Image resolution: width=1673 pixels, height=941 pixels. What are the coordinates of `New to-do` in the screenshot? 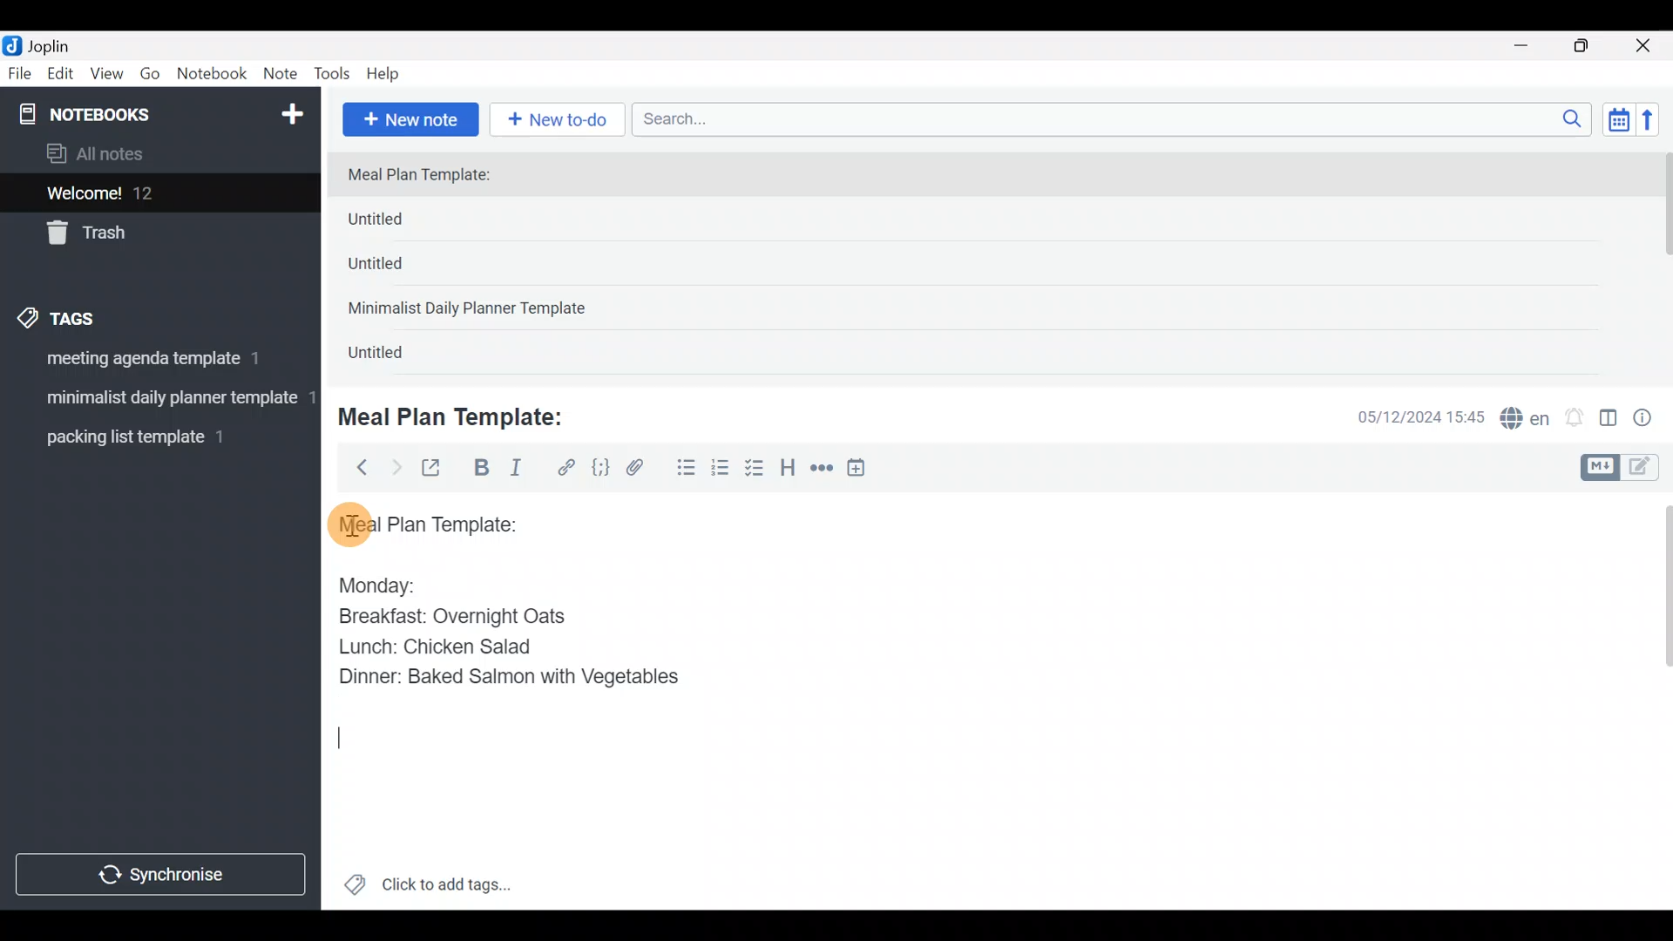 It's located at (561, 121).